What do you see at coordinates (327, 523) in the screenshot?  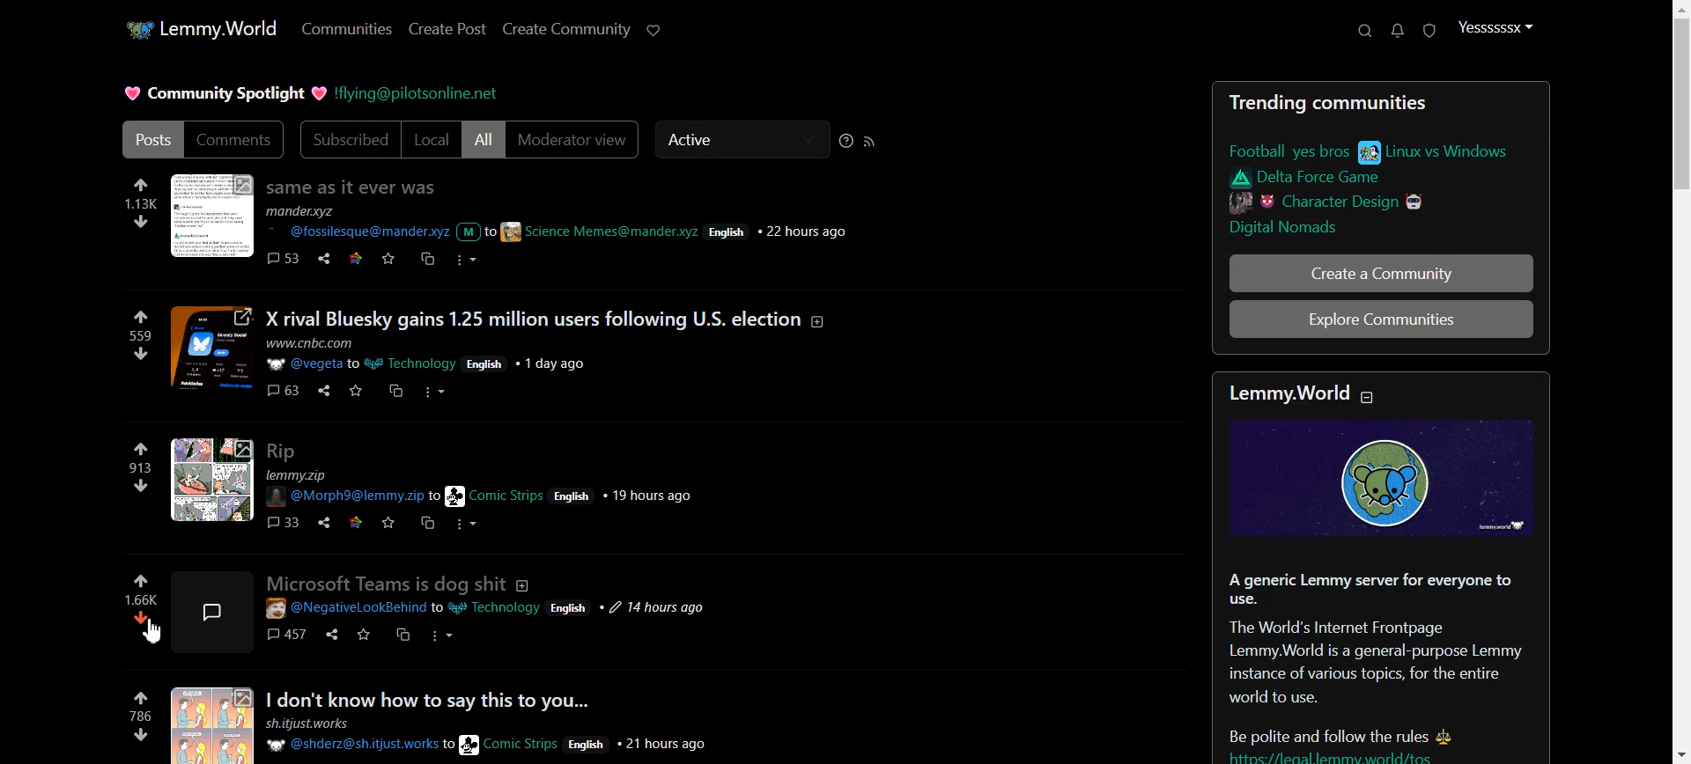 I see `share` at bounding box center [327, 523].